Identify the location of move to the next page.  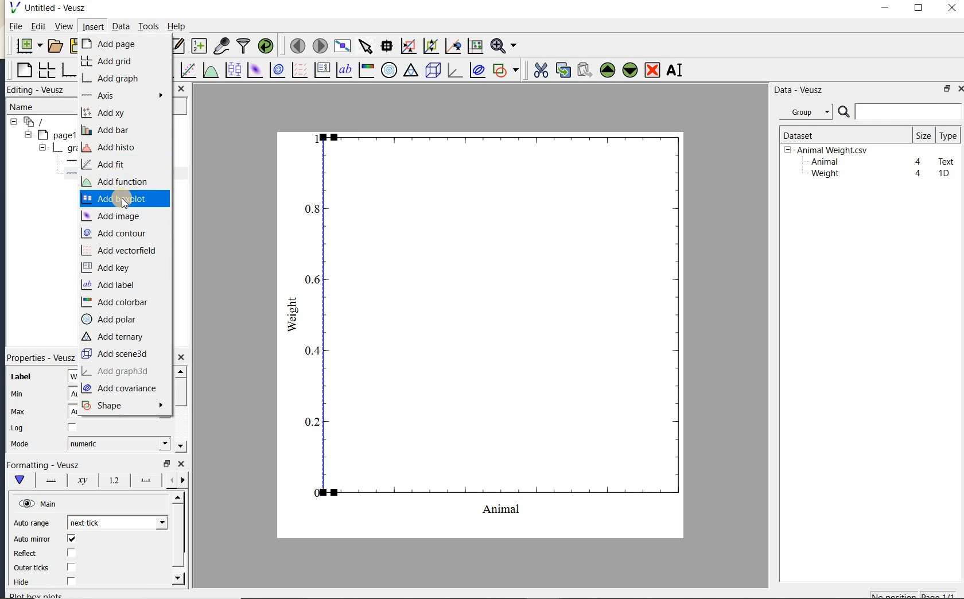
(319, 45).